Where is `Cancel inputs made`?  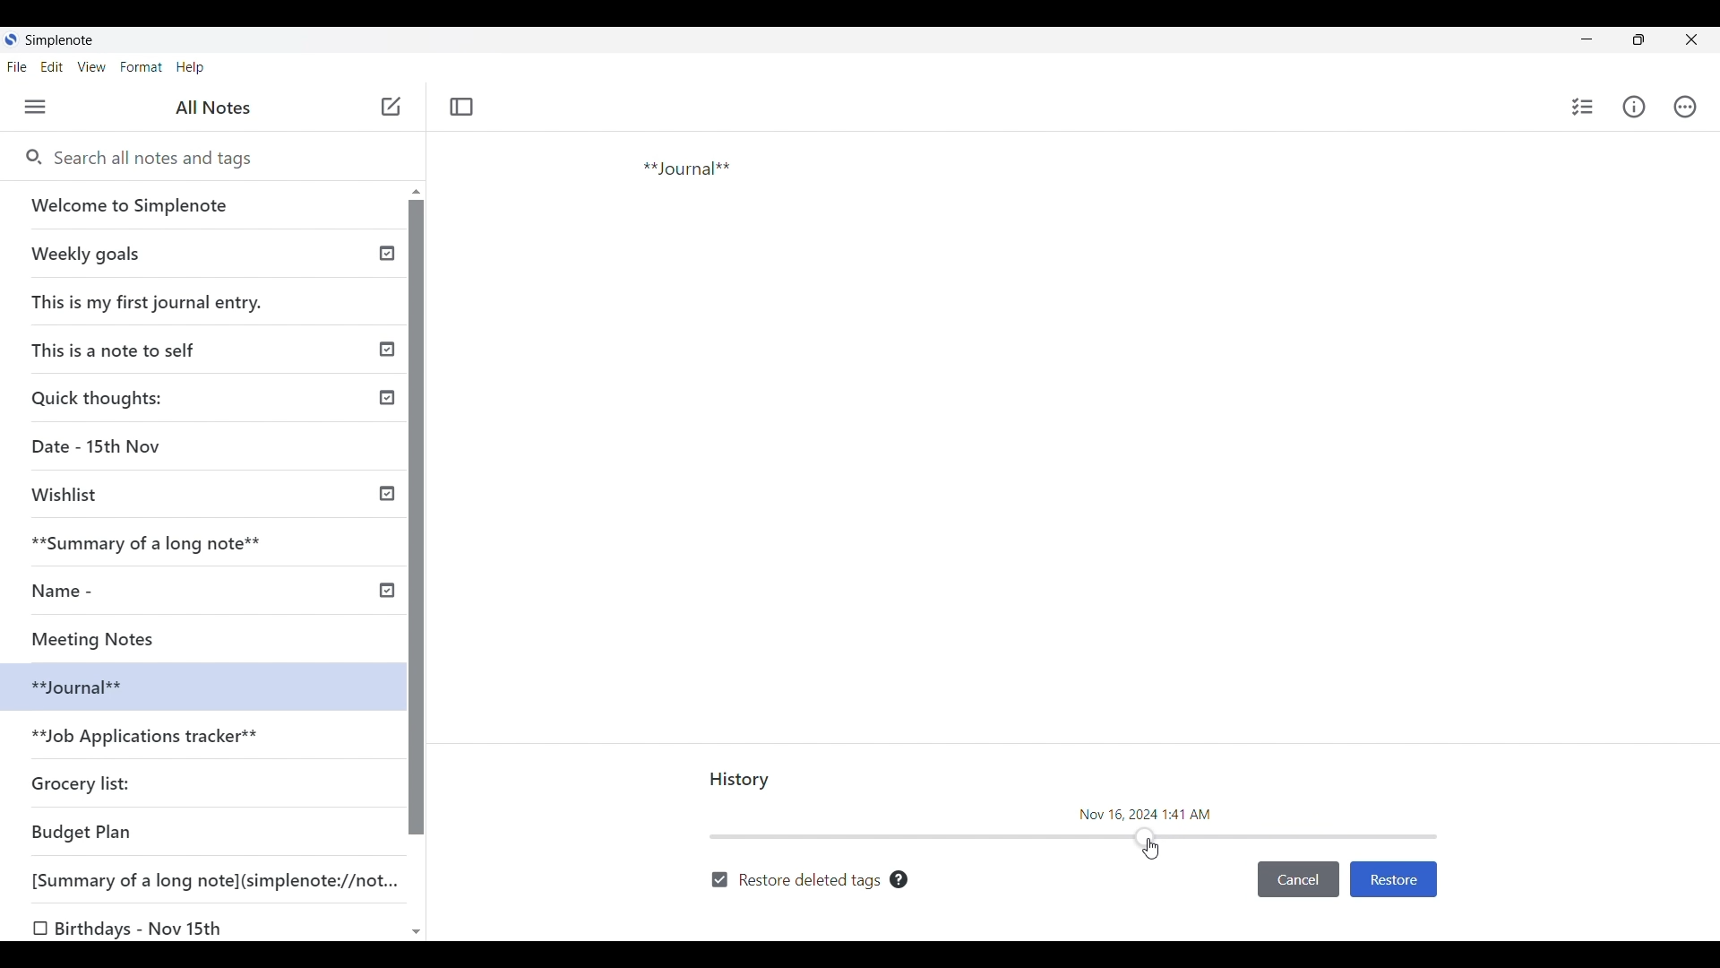 Cancel inputs made is located at coordinates (1298, 880).